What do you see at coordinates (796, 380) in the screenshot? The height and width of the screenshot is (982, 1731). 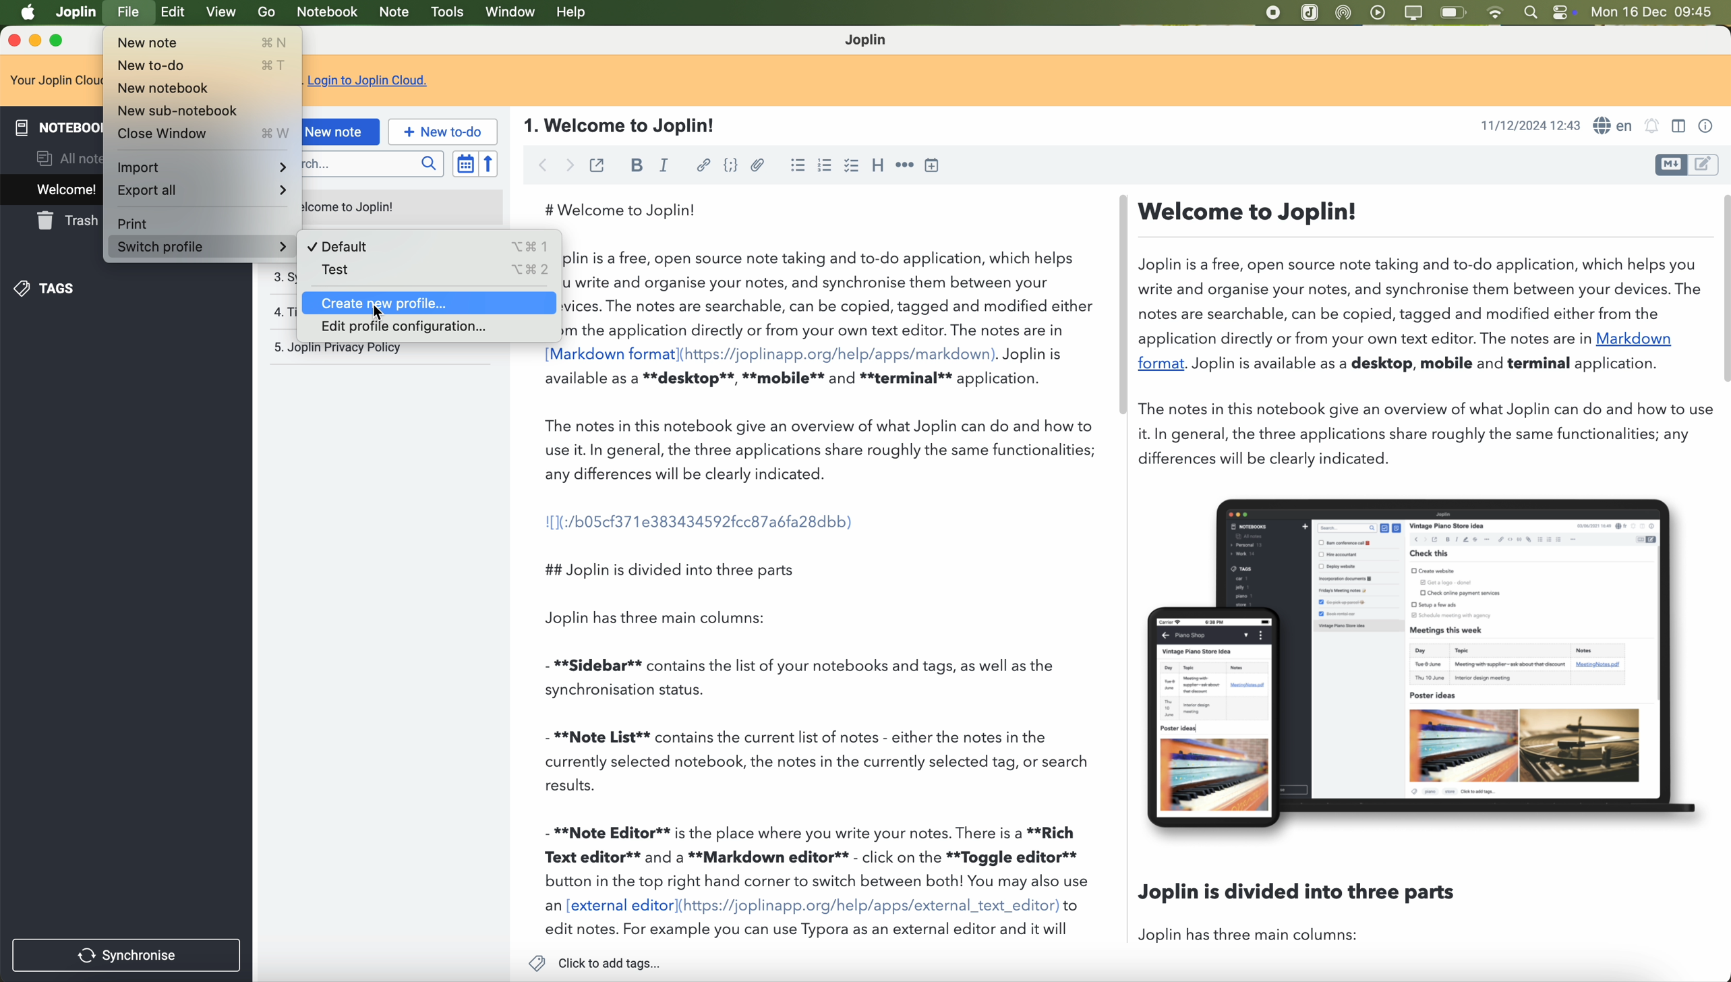 I see `available as a **desktop**, **mobile** and **terminal** application.` at bounding box center [796, 380].